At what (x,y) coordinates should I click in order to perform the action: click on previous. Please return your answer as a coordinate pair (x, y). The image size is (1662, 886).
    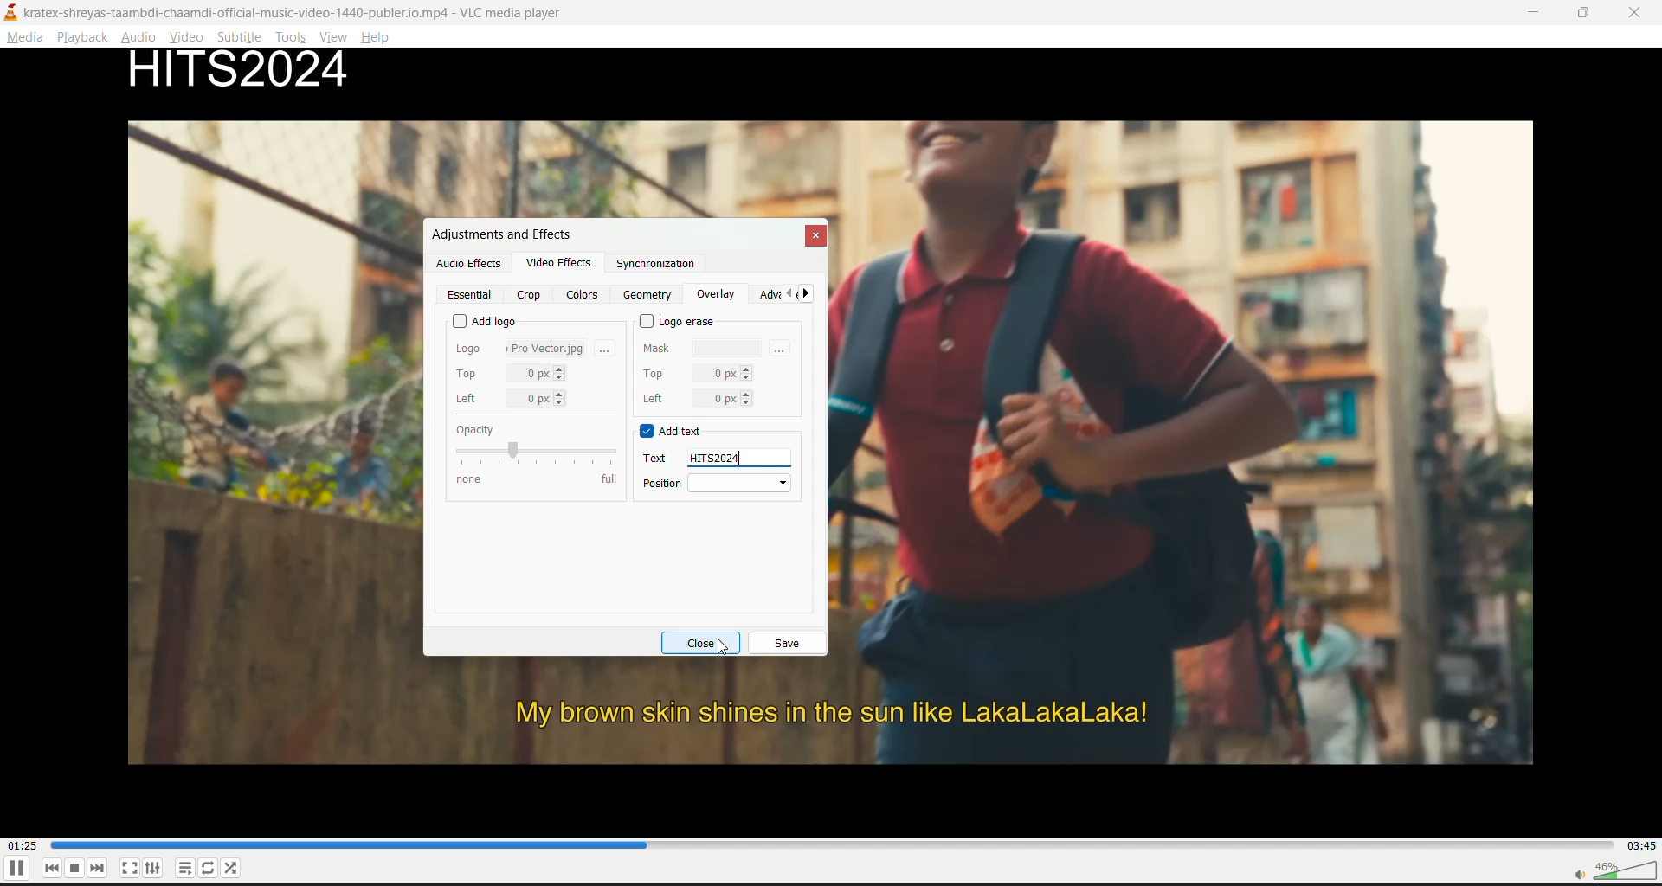
    Looking at the image, I should click on (788, 294).